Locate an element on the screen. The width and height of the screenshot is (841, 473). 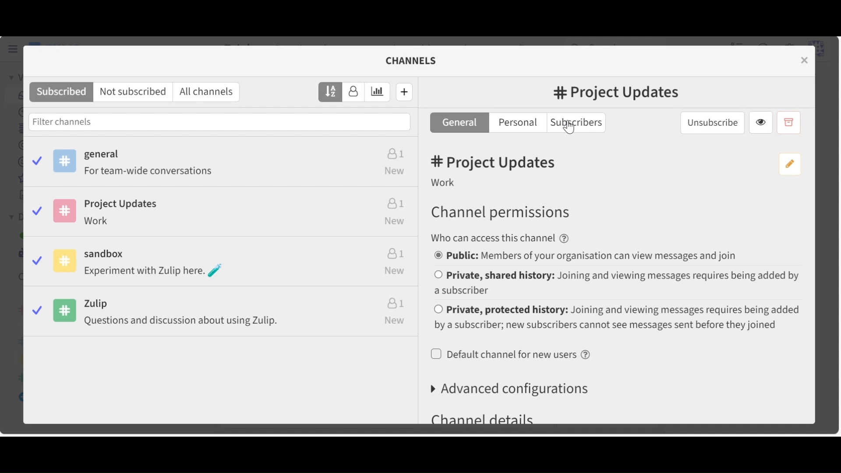
Filter channels is located at coordinates (218, 122).